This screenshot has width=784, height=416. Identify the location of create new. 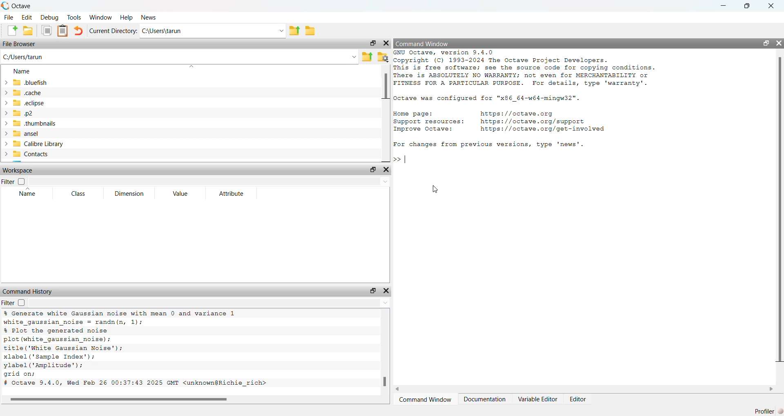
(11, 31).